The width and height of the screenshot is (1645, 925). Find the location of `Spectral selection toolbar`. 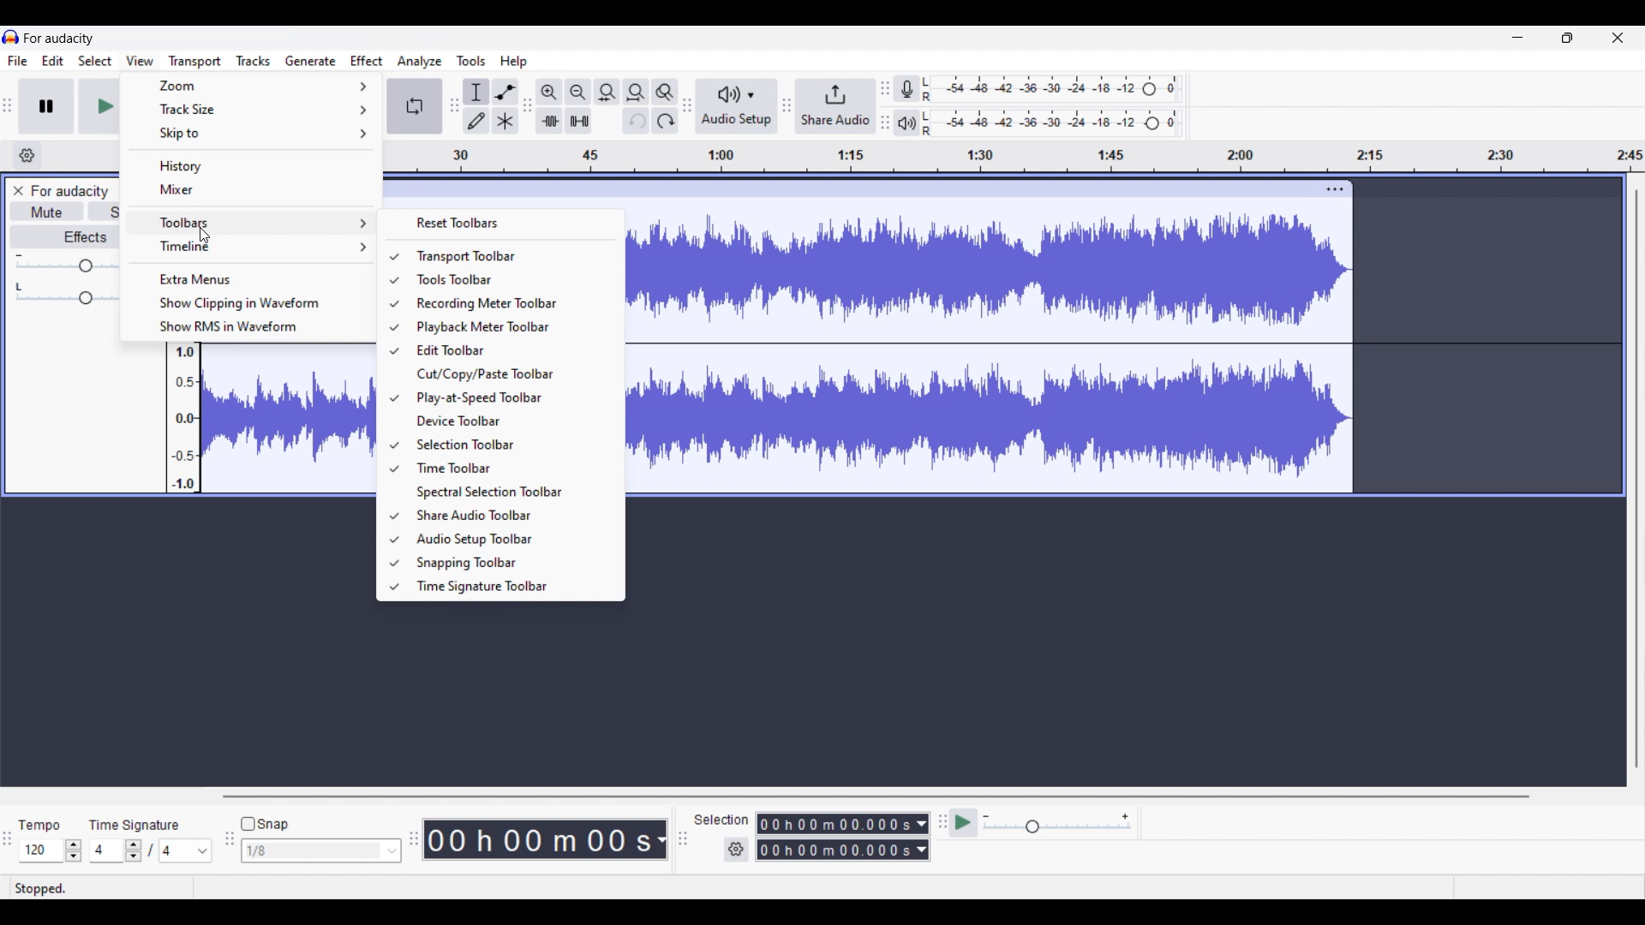

Spectral selection toolbar is located at coordinates (511, 492).